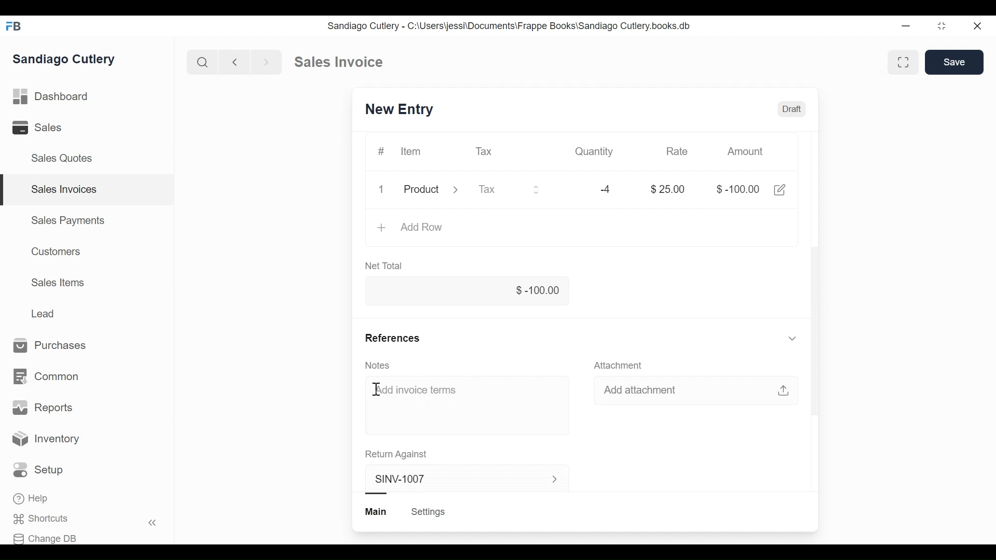 This screenshot has width=996, height=560. I want to click on  Change DB, so click(46, 538).